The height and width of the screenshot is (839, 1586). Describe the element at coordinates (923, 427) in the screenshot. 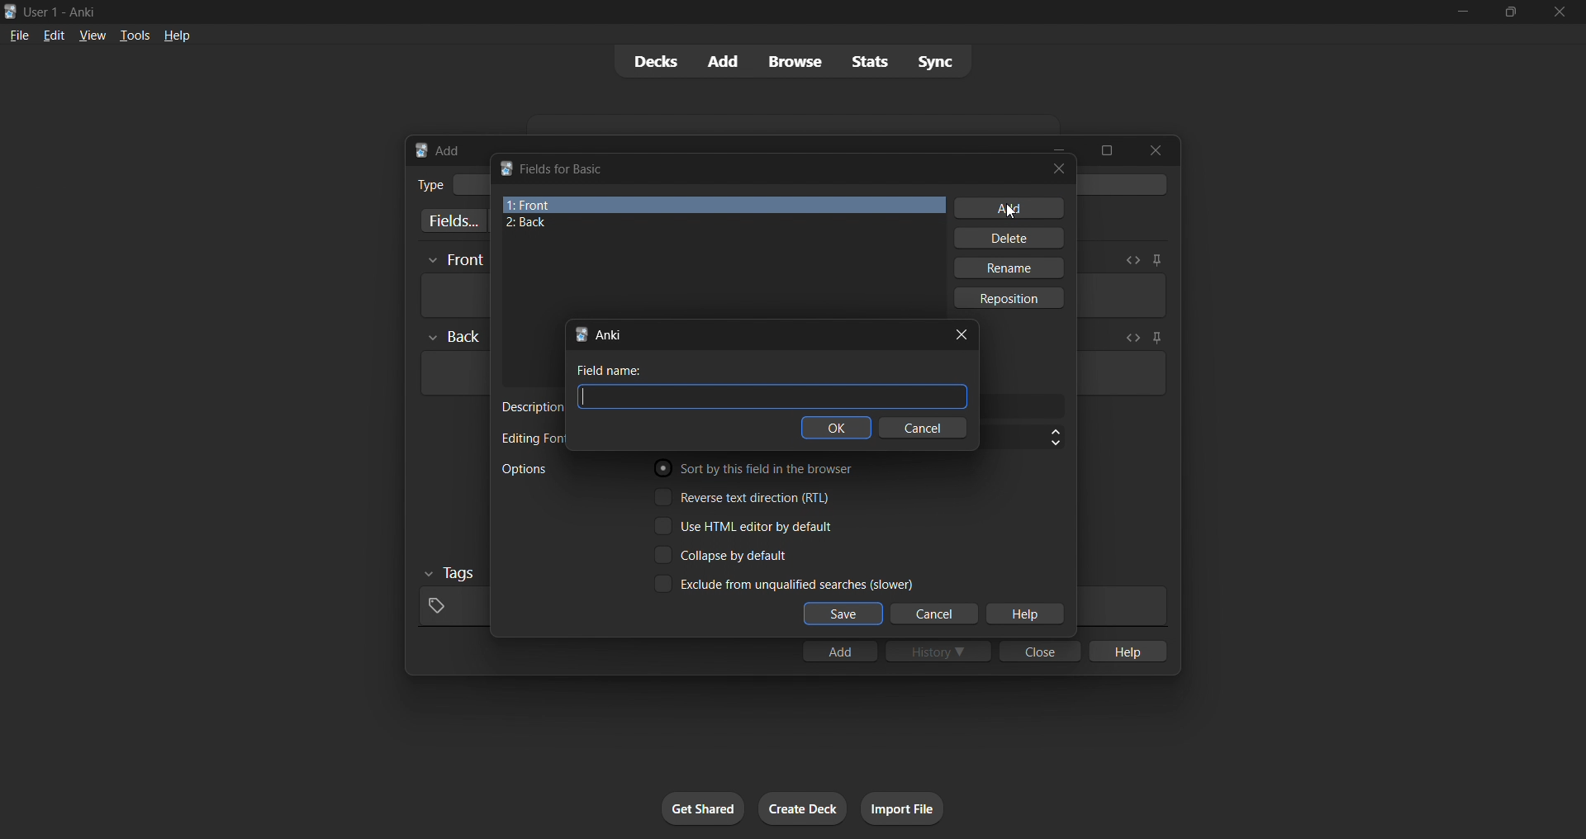

I see `cancel` at that location.